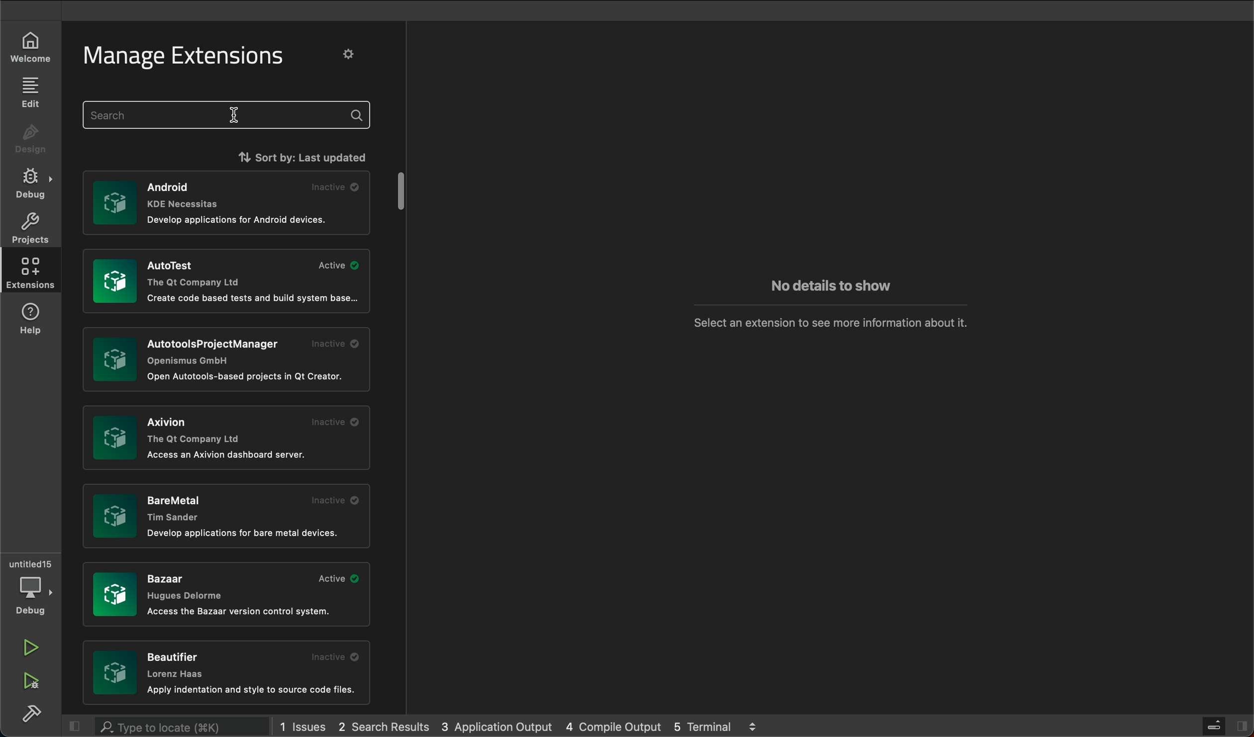 This screenshot has width=1254, height=737. I want to click on cursor, so click(238, 116).